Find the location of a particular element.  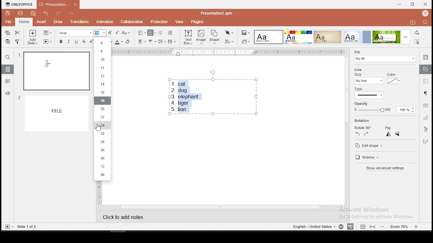

spacing is located at coordinates (162, 42).